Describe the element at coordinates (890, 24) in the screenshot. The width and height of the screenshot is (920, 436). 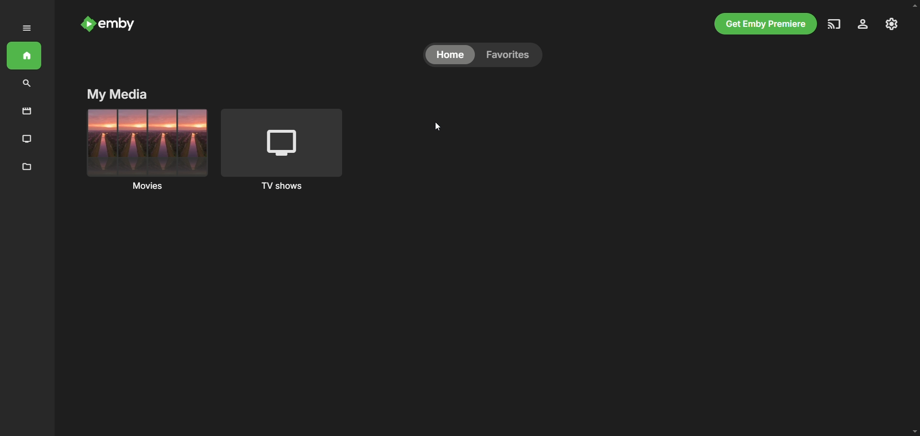
I see `setting` at that location.